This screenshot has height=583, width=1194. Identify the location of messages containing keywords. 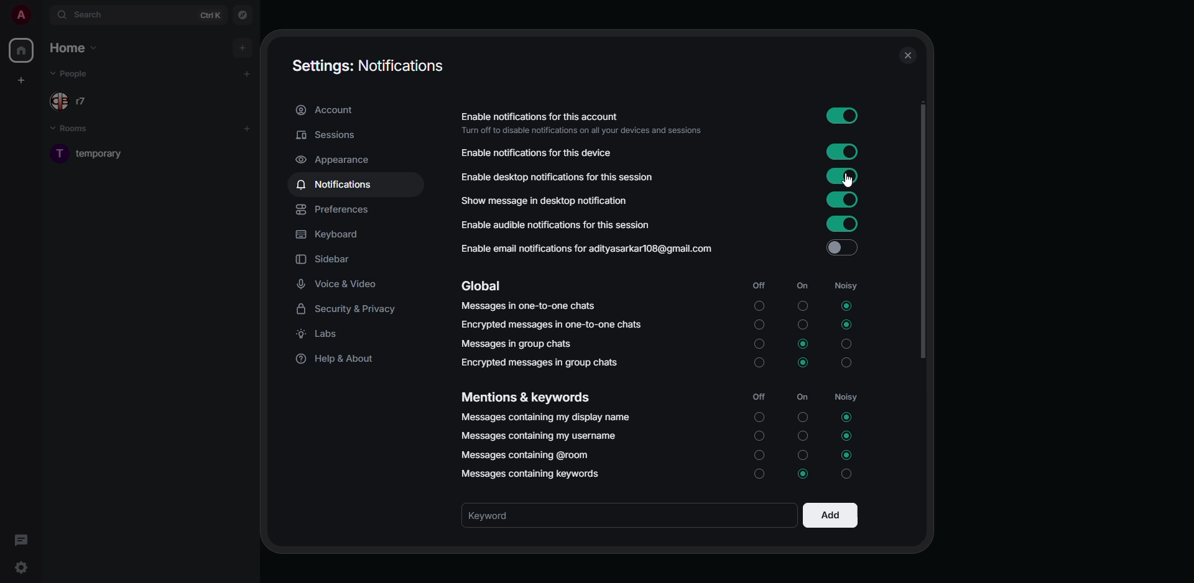
(530, 475).